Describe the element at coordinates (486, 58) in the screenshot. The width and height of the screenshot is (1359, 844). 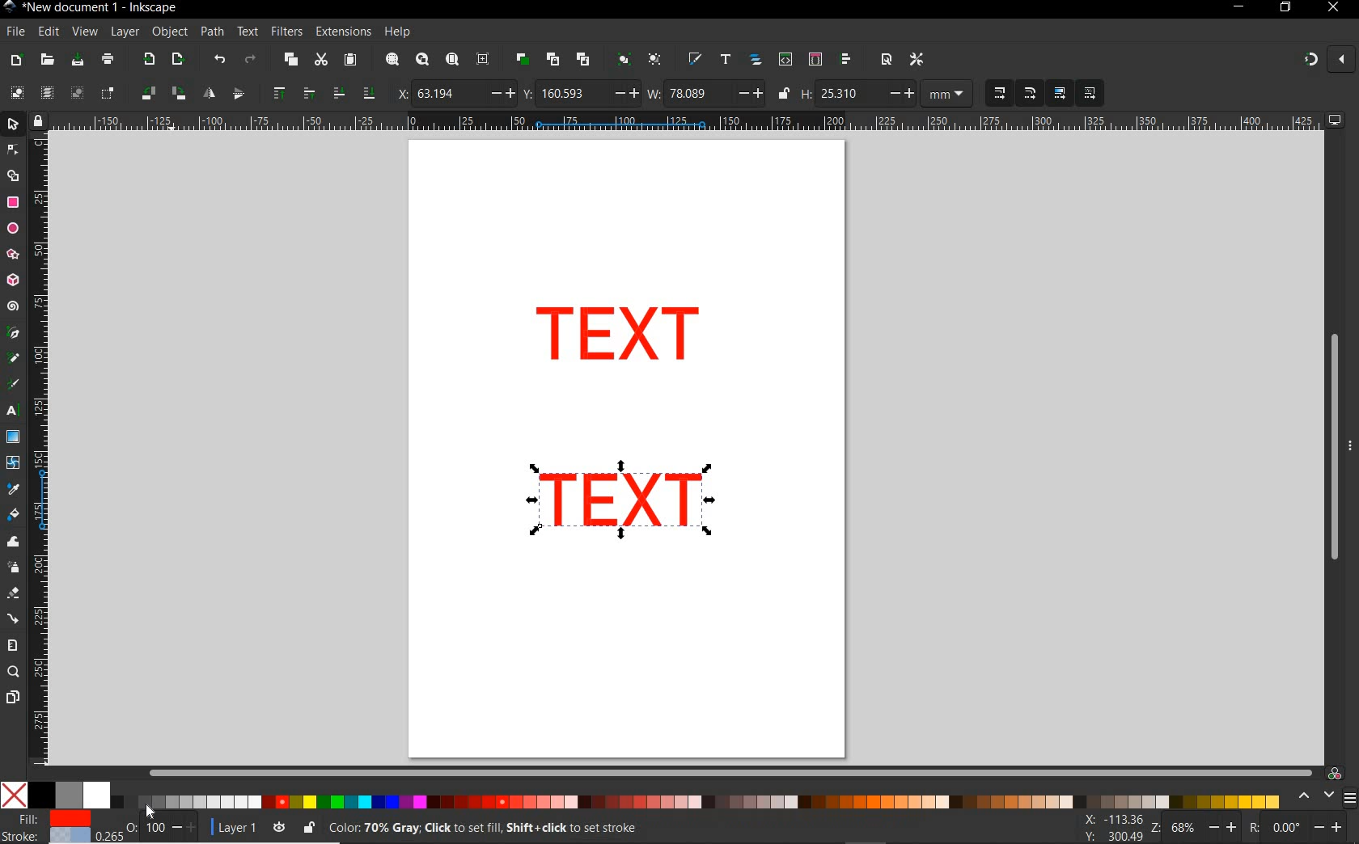
I see `zoom center page` at that location.